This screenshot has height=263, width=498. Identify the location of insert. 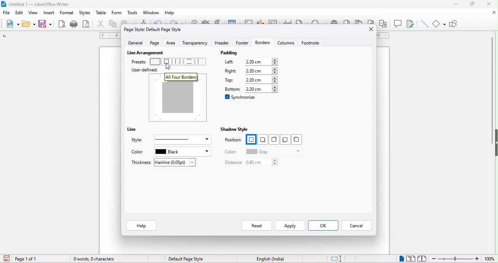
(50, 13).